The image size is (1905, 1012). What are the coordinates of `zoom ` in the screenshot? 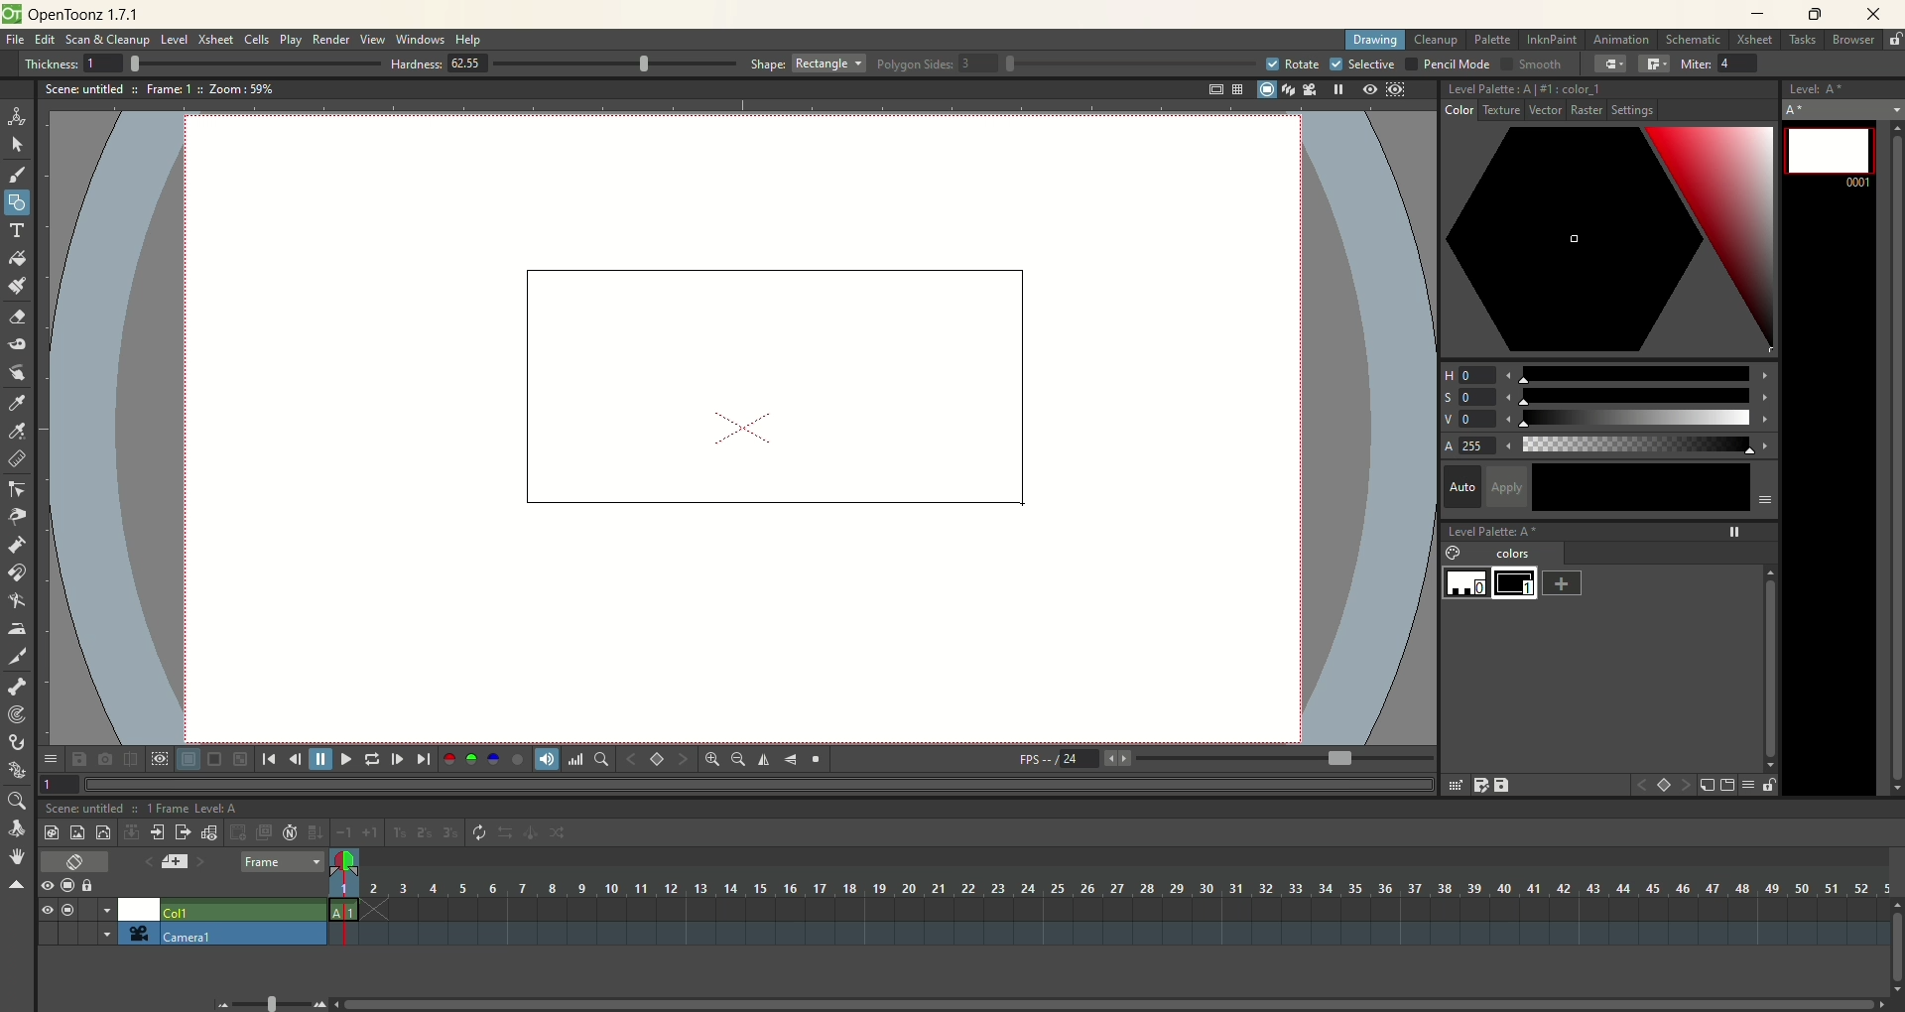 It's located at (15, 802).